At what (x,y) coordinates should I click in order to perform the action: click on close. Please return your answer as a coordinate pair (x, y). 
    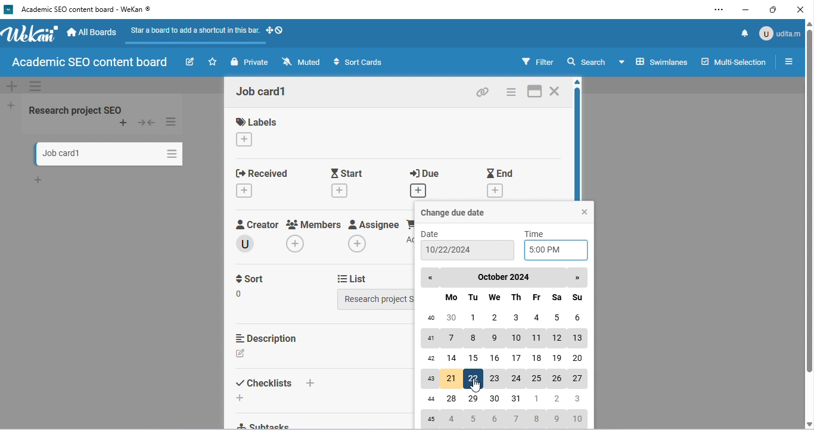
    Looking at the image, I should click on (800, 10).